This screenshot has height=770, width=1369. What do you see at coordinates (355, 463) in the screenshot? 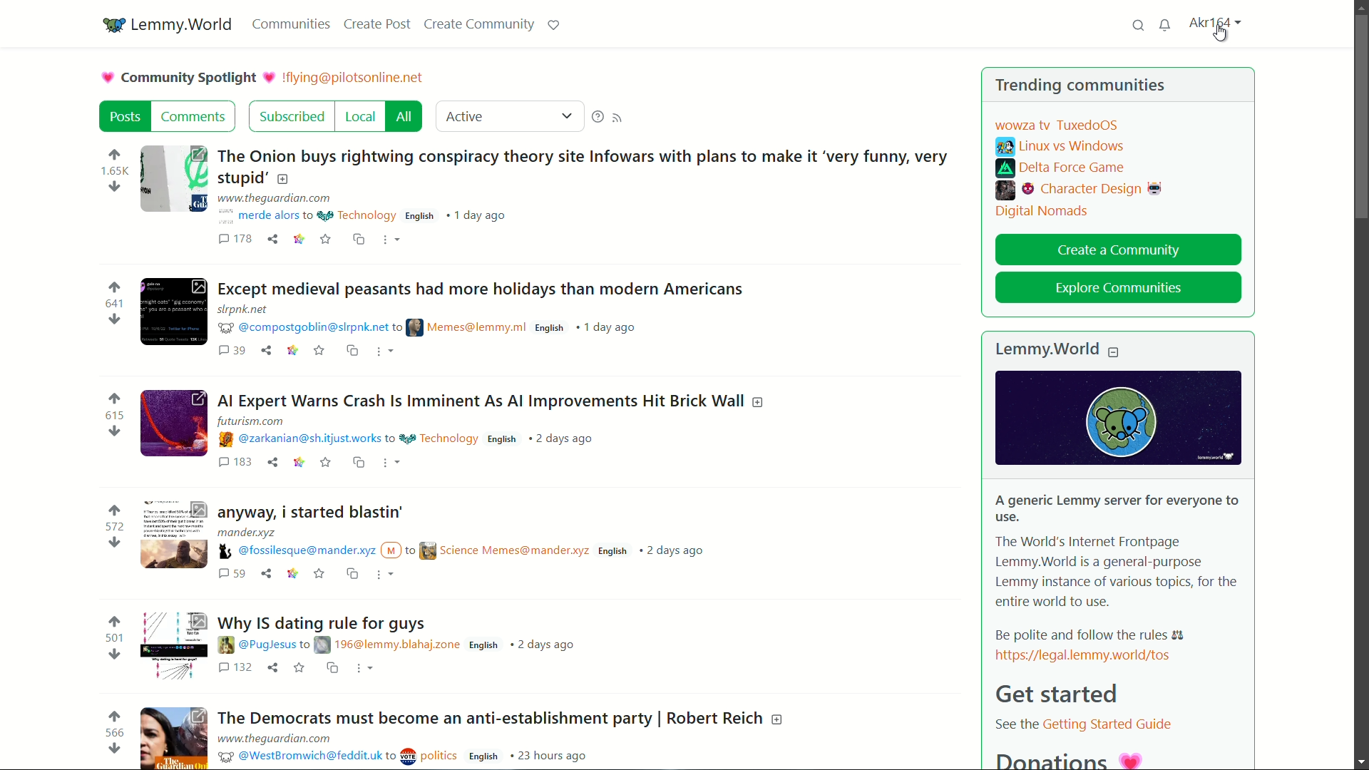
I see `cs` at bounding box center [355, 463].